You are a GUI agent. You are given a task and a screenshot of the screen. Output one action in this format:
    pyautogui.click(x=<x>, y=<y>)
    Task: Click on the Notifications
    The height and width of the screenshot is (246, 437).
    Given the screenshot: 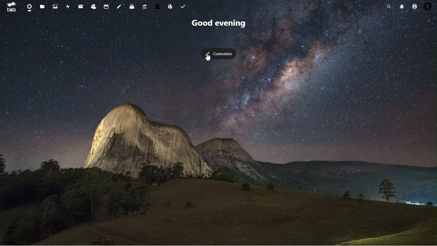 What is the action you would take?
    pyautogui.click(x=403, y=6)
    